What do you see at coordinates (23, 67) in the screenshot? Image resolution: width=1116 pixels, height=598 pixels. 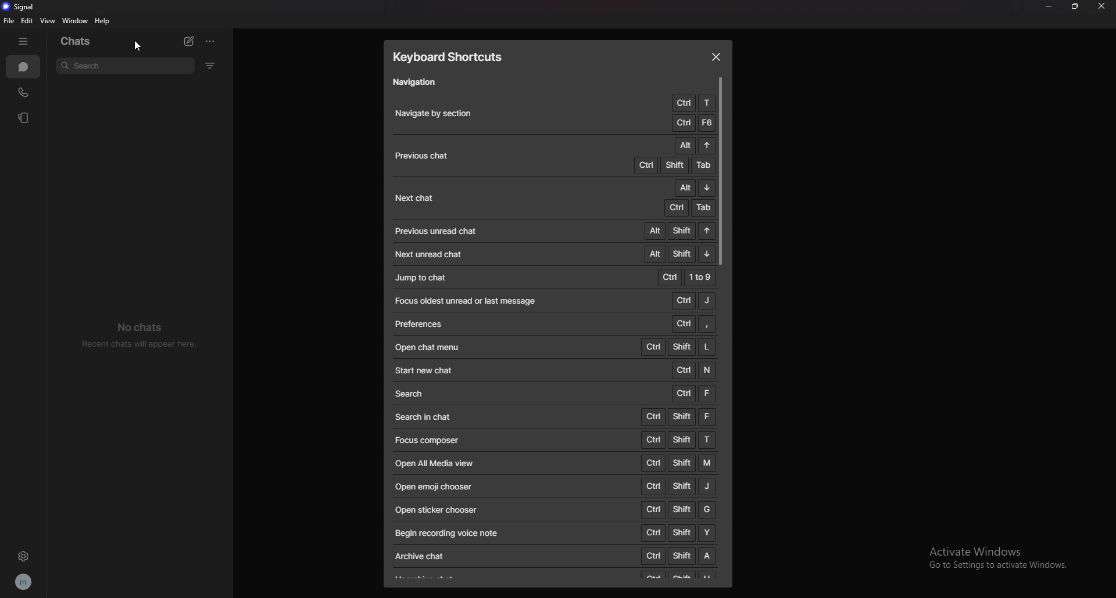 I see `chats` at bounding box center [23, 67].